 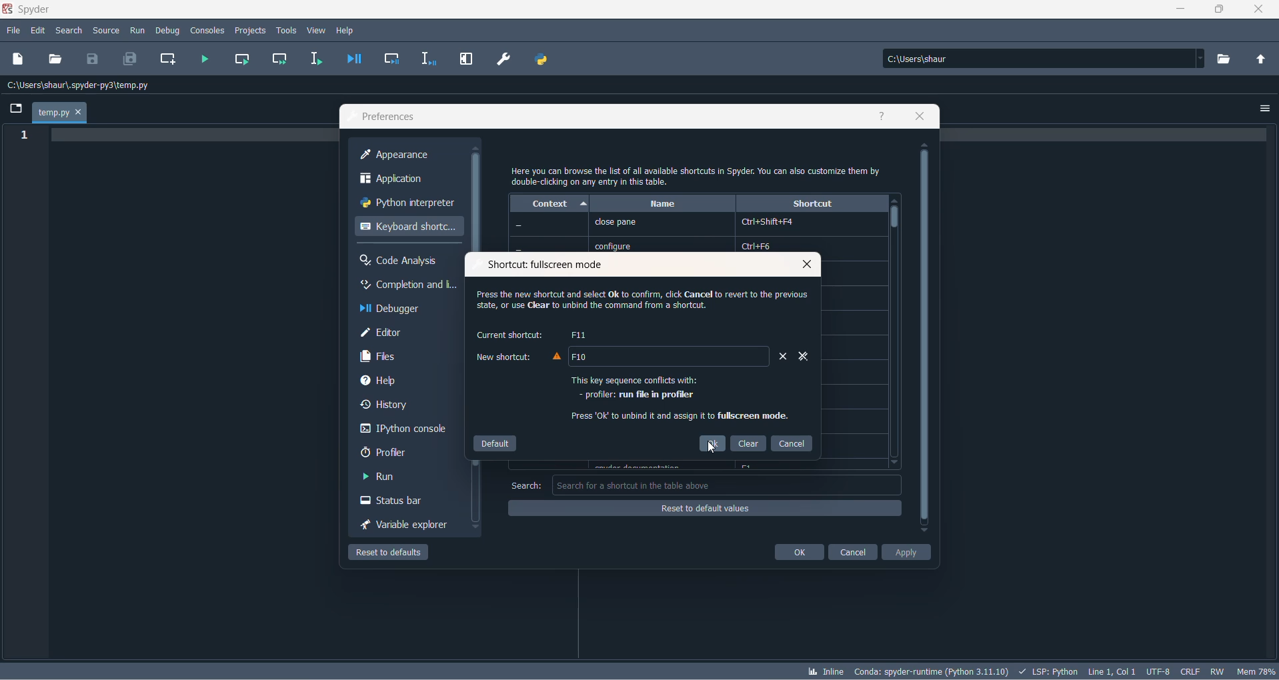 I want to click on warning sign, so click(x=554, y=357).